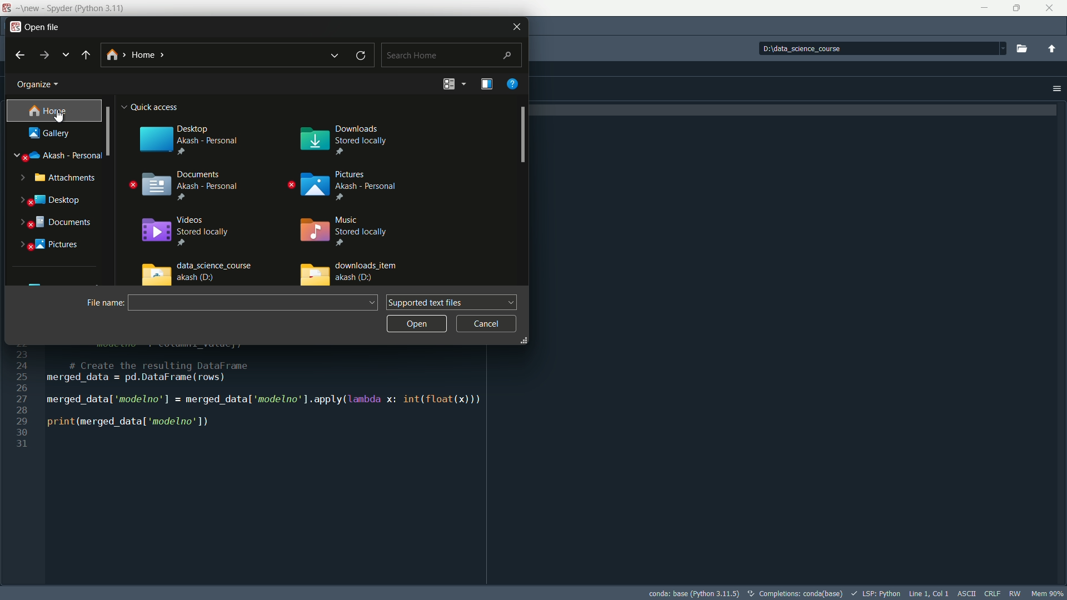  What do you see at coordinates (1014, 9) in the screenshot?
I see `maximize` at bounding box center [1014, 9].